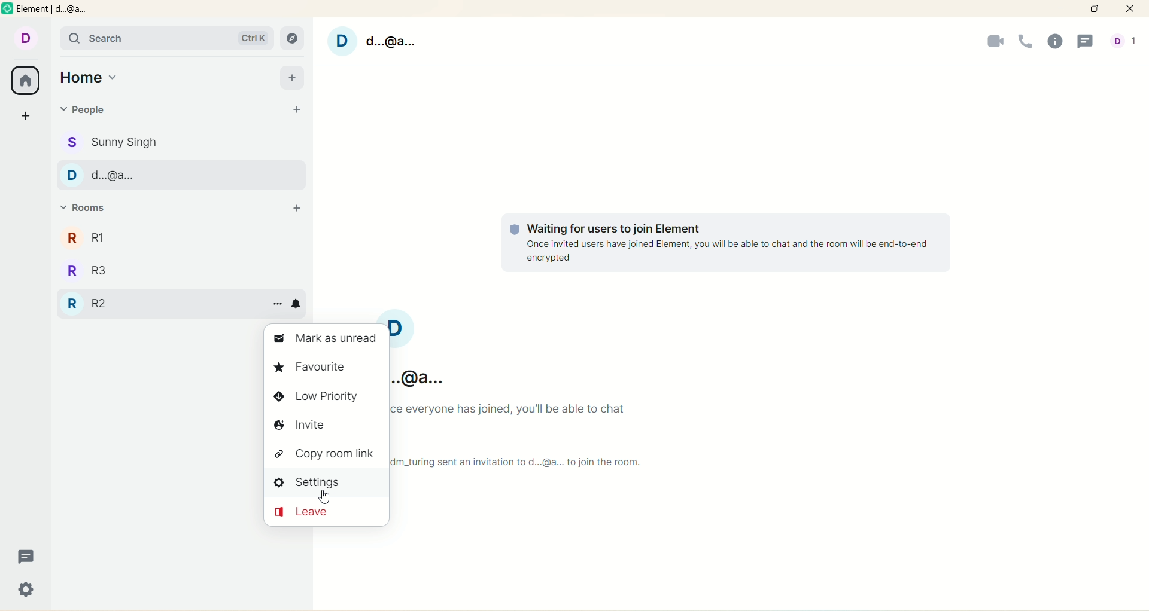 This screenshot has height=611, width=1149. I want to click on leave, so click(328, 511).